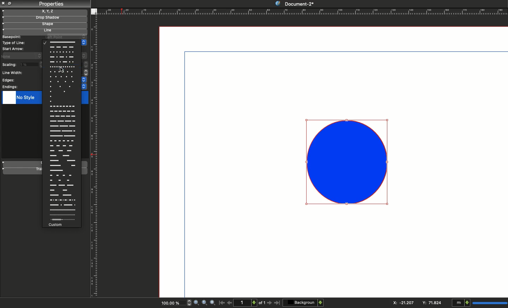  I want to click on Custom, so click(61, 225).